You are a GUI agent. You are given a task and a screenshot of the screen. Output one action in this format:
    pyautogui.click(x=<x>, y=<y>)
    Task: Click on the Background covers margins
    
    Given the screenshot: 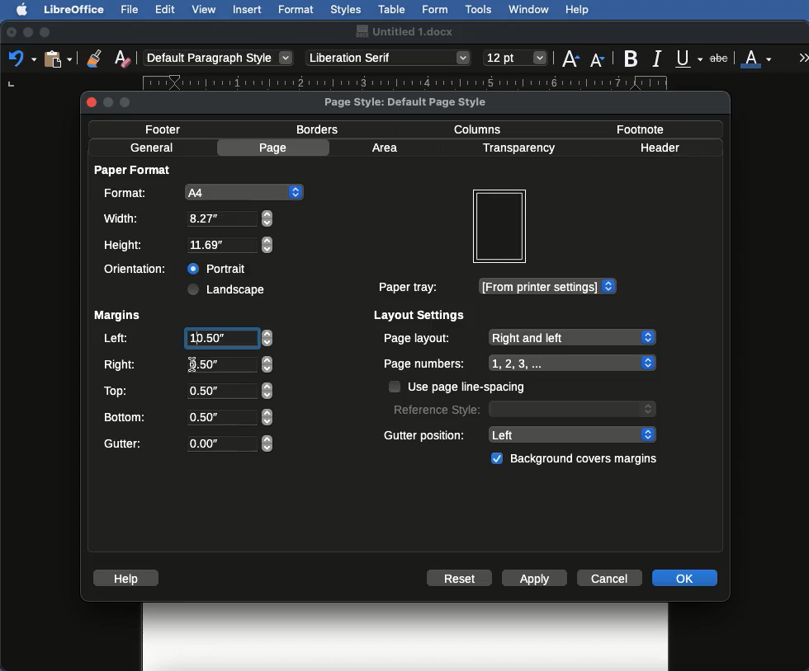 What is the action you would take?
    pyautogui.click(x=577, y=459)
    